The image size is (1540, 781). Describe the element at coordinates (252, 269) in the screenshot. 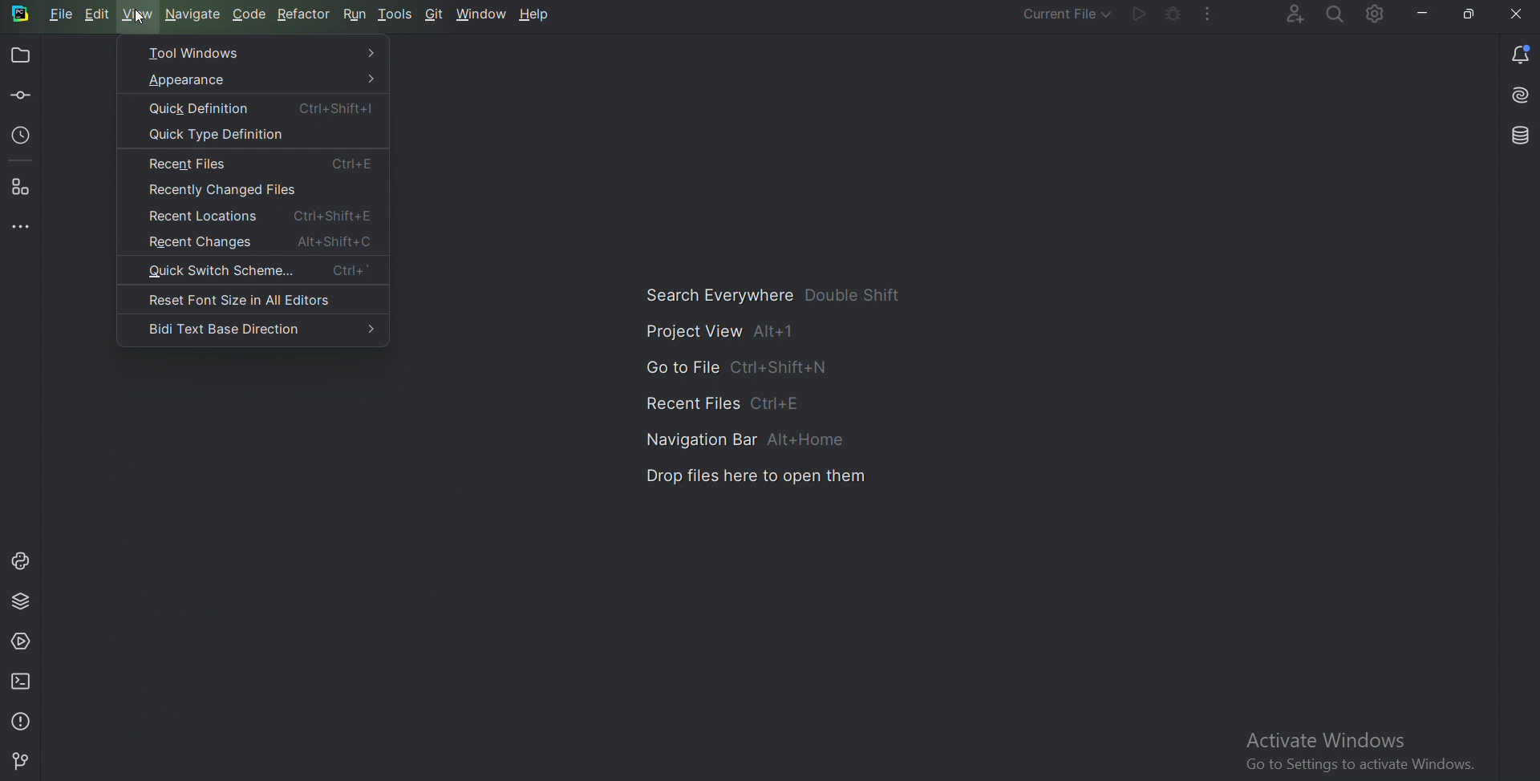

I see `Quick switch scheme` at that location.